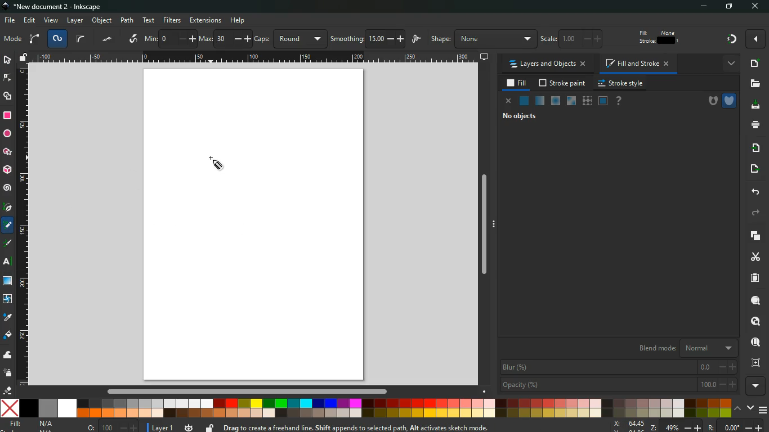  I want to click on shapes, so click(8, 97).